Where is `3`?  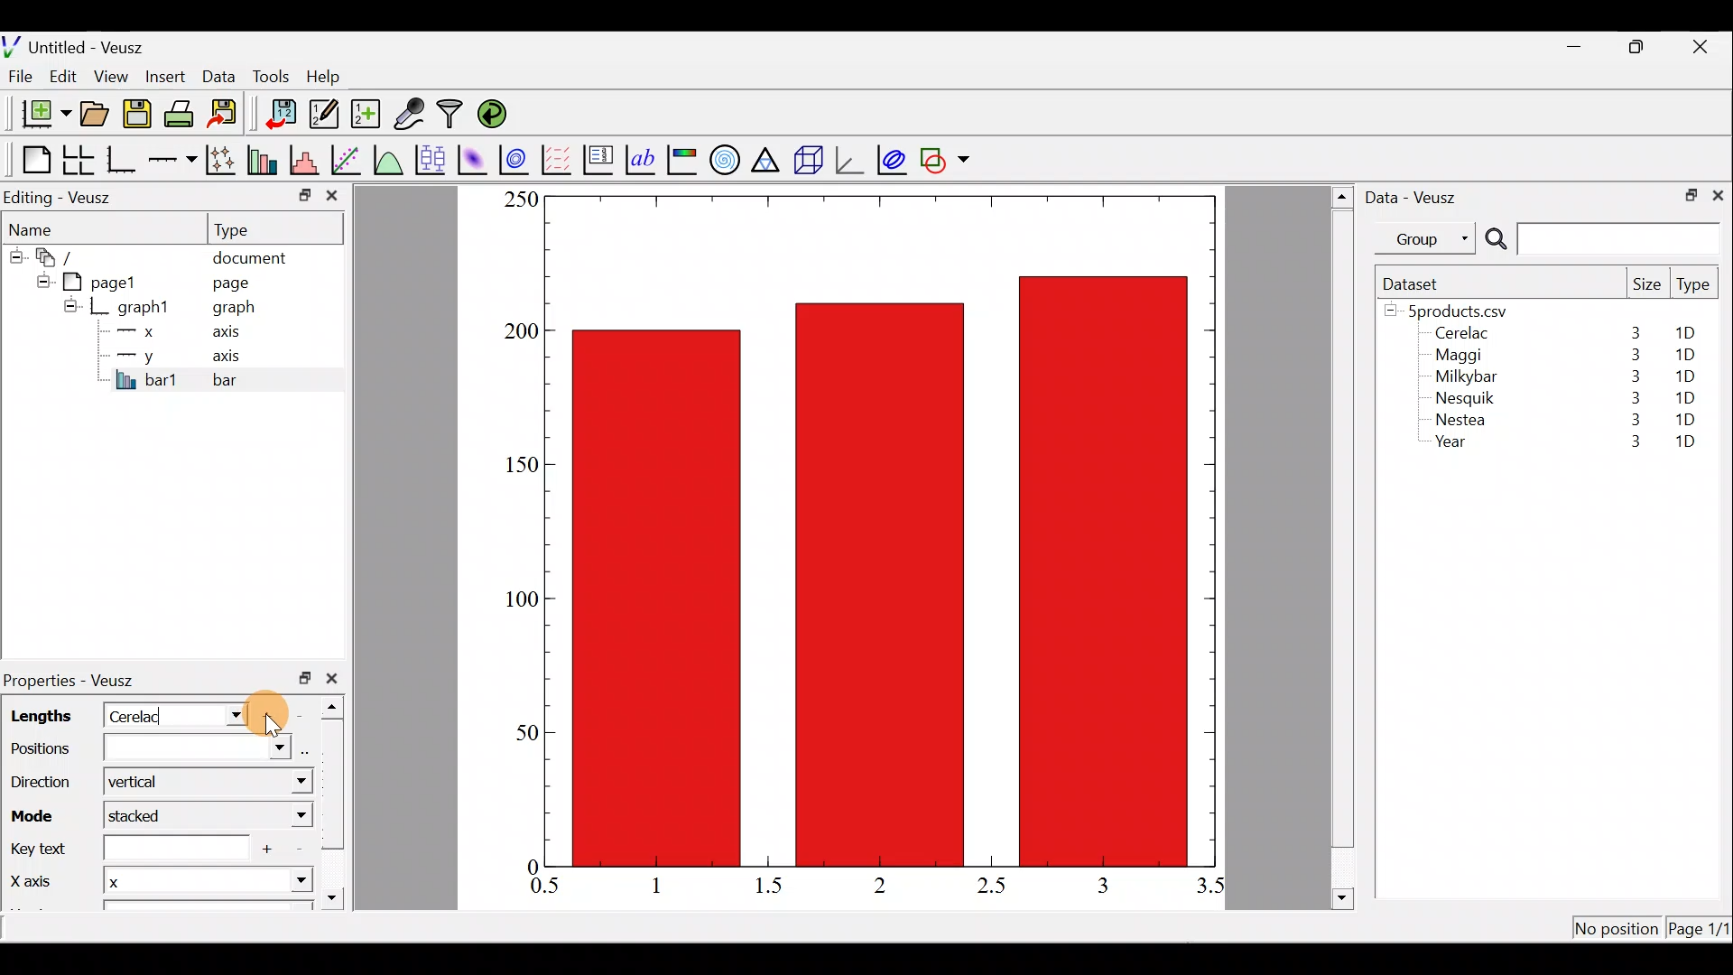 3 is located at coordinates (1631, 355).